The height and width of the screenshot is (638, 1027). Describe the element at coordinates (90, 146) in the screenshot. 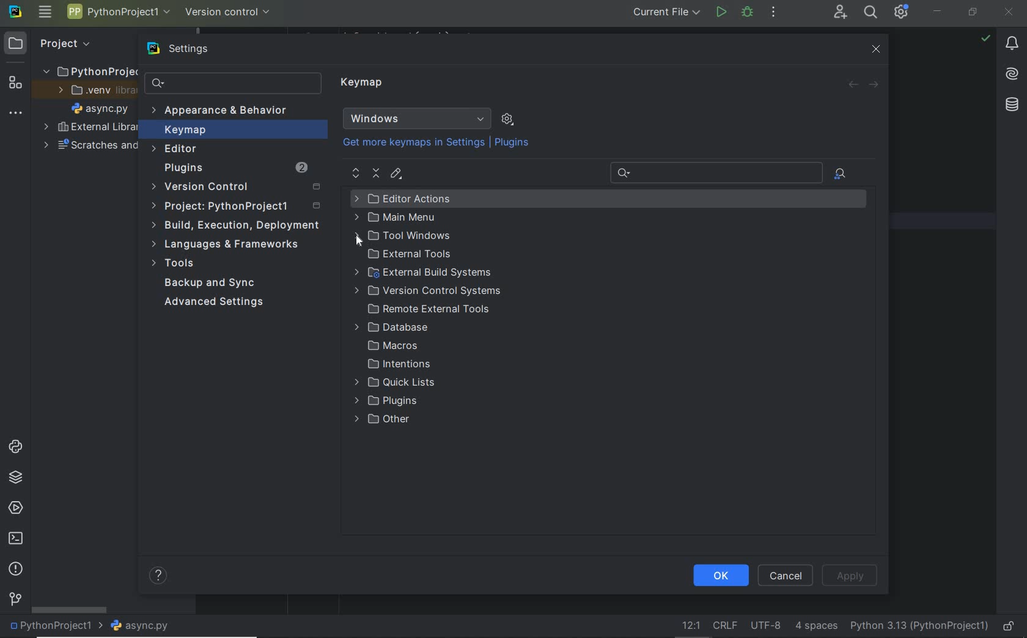

I see `scratches and consoles` at that location.